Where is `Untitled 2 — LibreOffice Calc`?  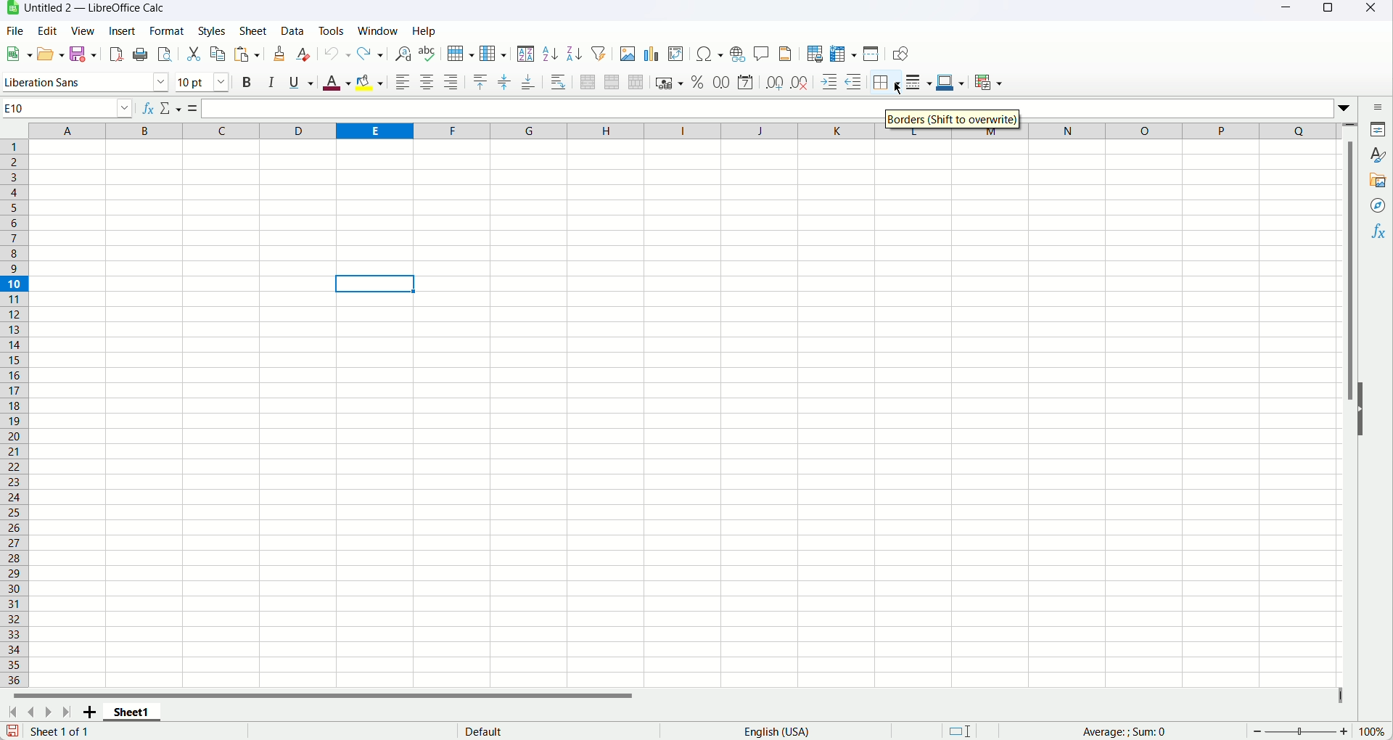
Untitled 2 — LibreOffice Calc is located at coordinates (95, 8).